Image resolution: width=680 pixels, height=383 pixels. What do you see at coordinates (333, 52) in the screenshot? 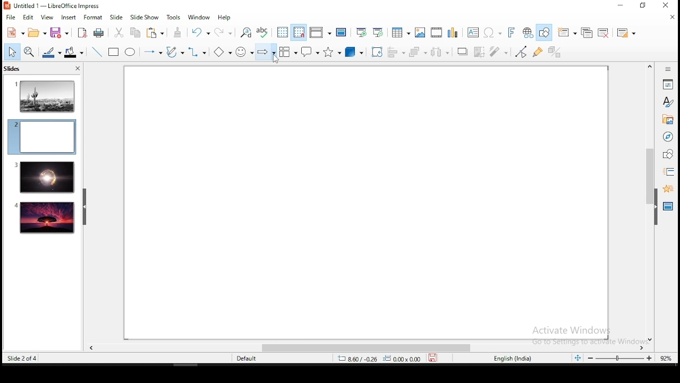
I see `stars and banners` at bounding box center [333, 52].